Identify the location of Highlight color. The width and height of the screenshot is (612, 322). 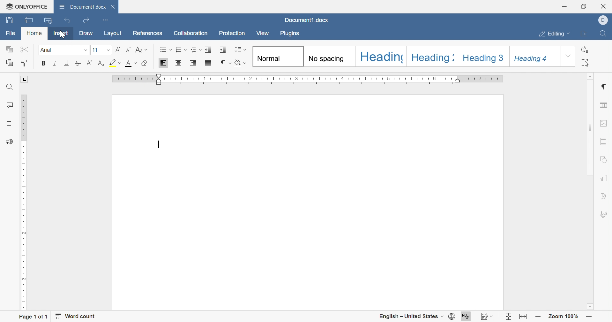
(116, 63).